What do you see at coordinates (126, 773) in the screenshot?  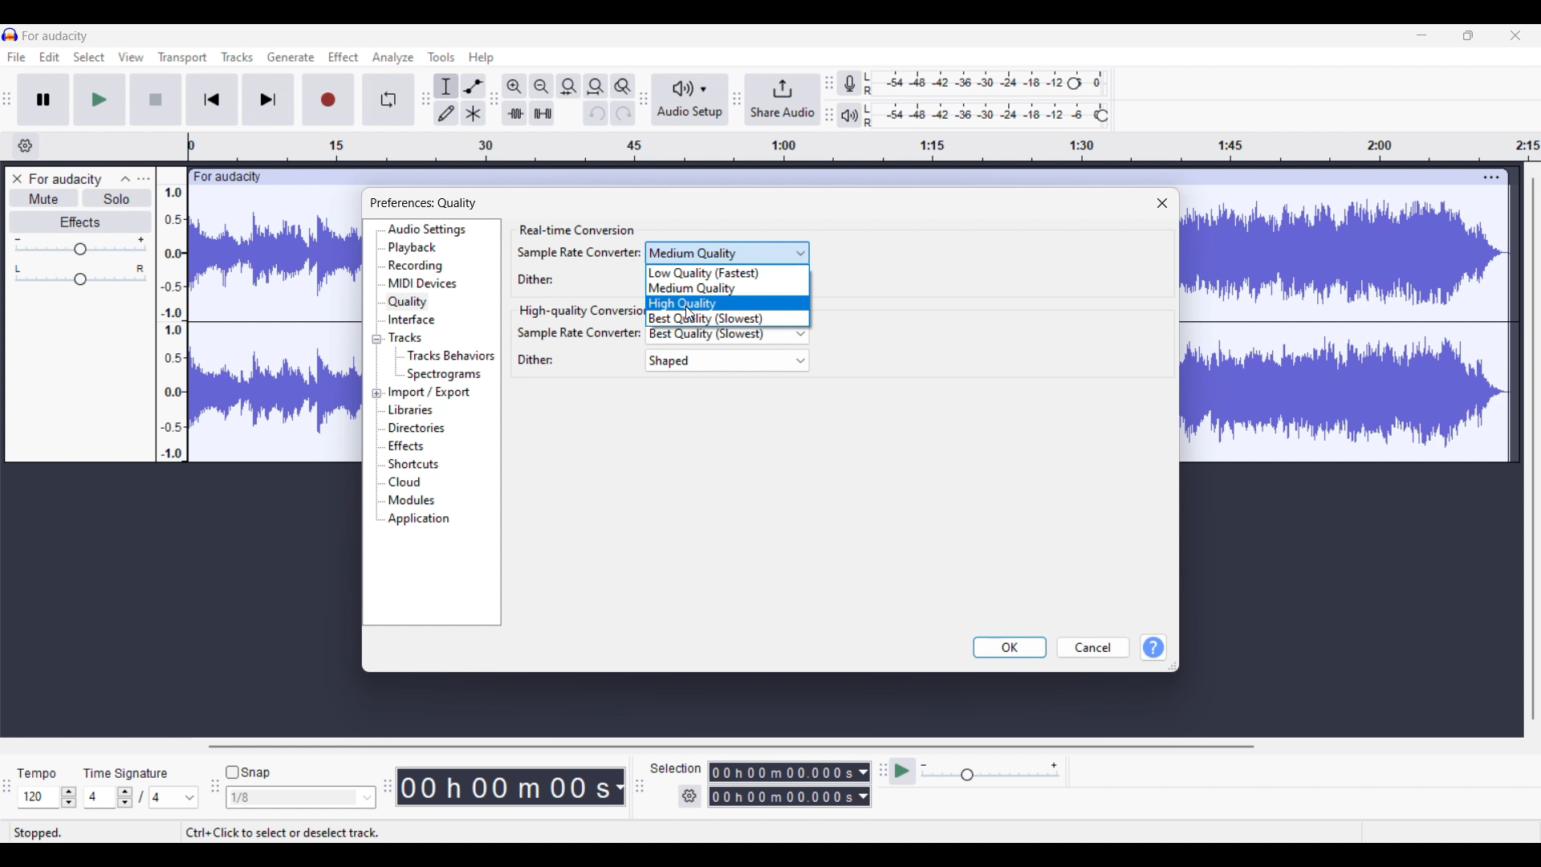 I see `Indicates time signature settings` at bounding box center [126, 773].